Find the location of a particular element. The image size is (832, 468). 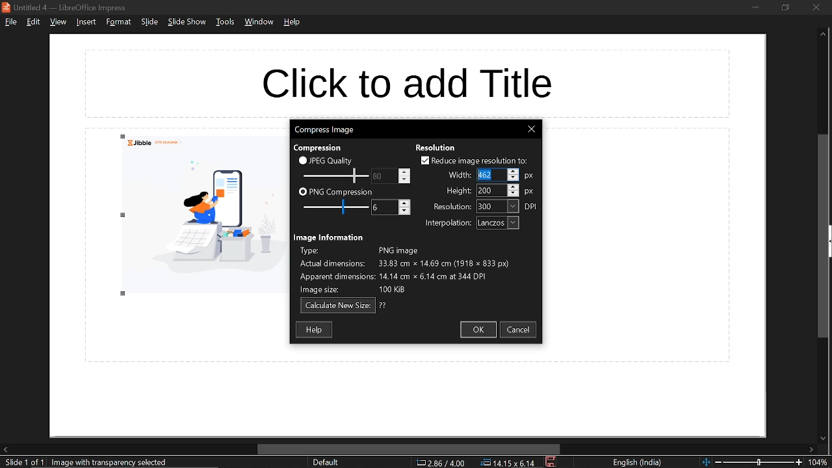

resolution is located at coordinates (436, 148).